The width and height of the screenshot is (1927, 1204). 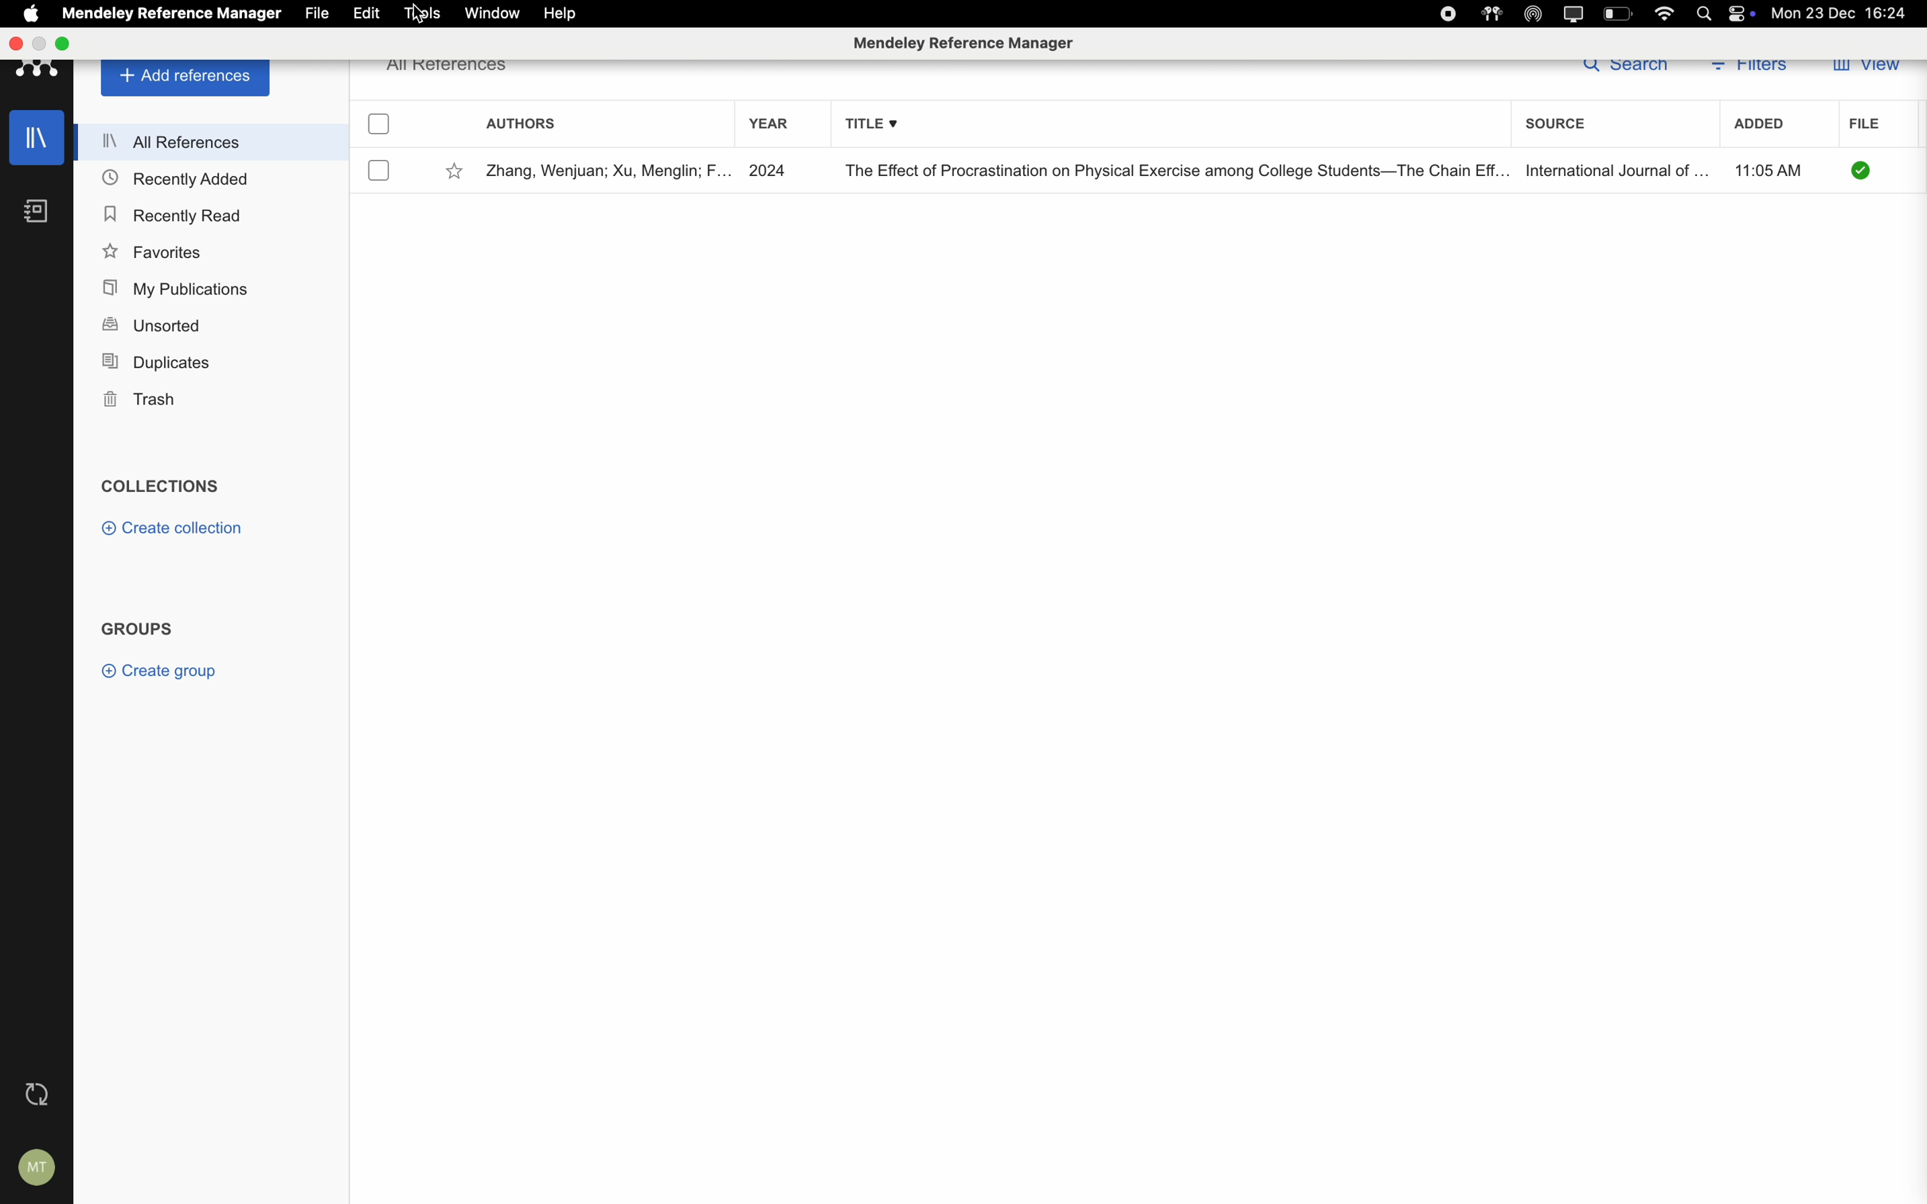 What do you see at coordinates (322, 13) in the screenshot?
I see `file` at bounding box center [322, 13].